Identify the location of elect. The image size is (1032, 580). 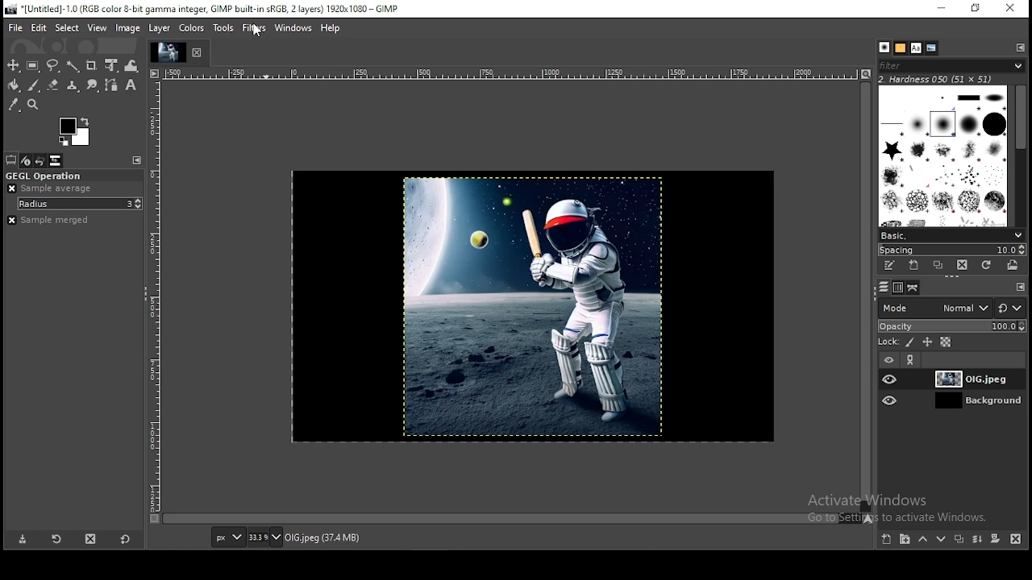
(67, 27).